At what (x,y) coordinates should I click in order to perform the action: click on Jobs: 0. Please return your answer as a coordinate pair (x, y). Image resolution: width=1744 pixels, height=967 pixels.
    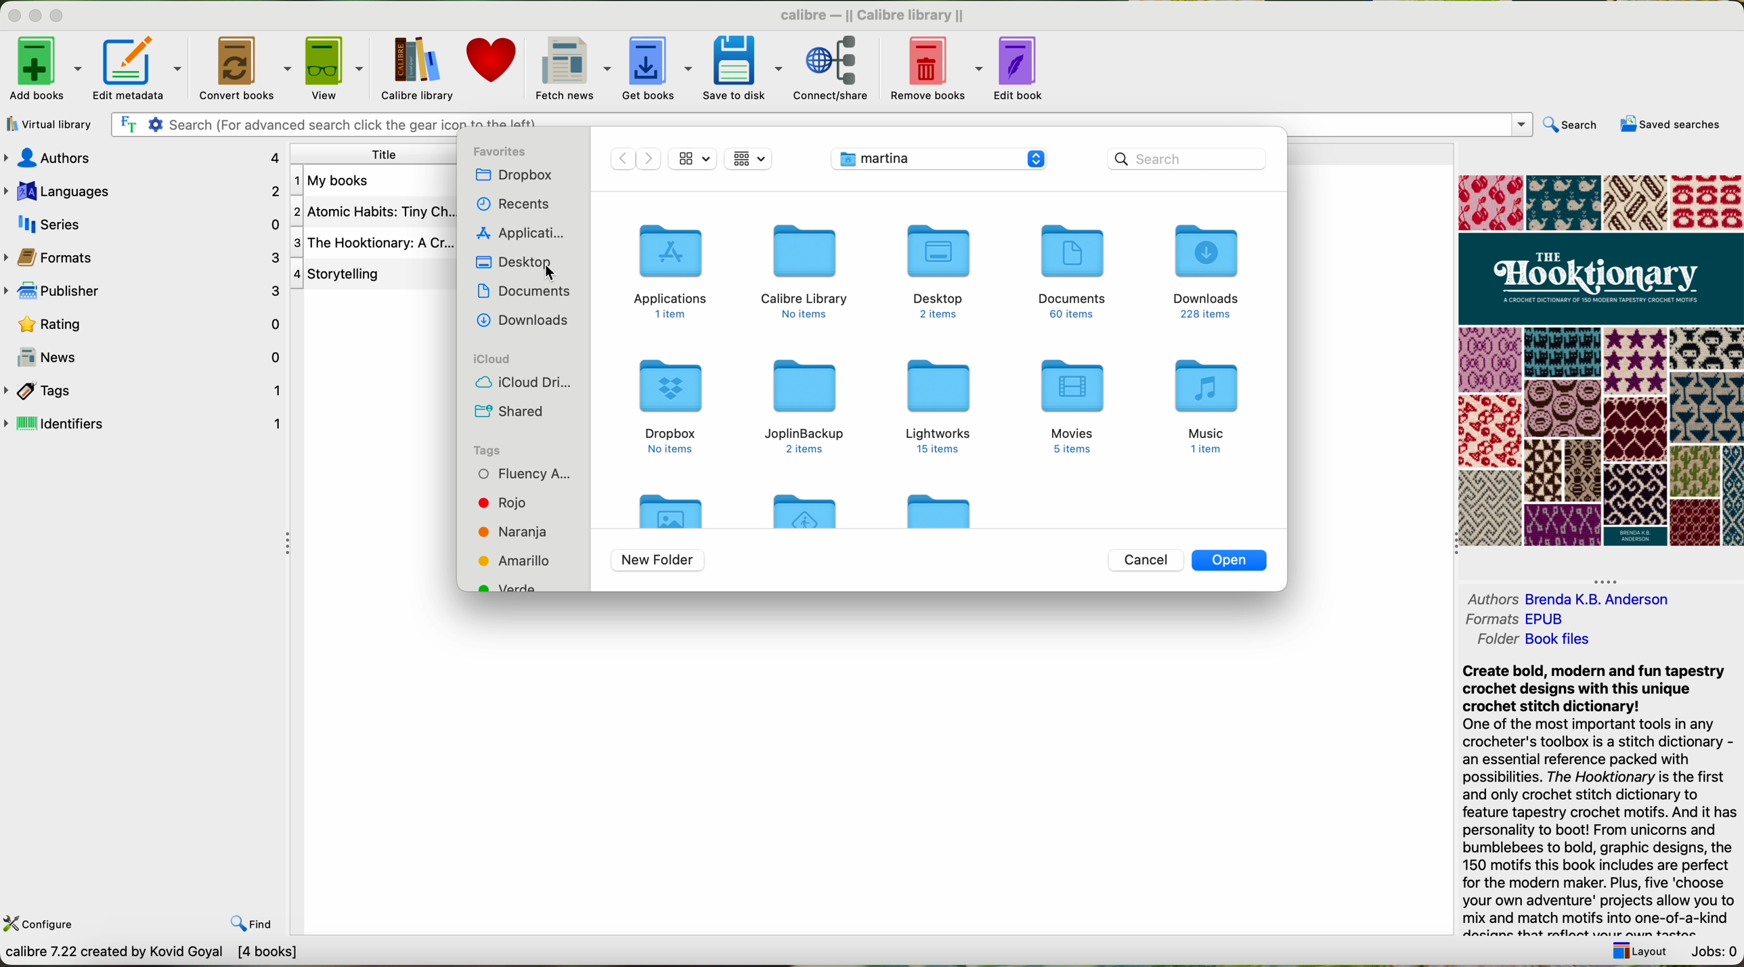
    Looking at the image, I should click on (1716, 949).